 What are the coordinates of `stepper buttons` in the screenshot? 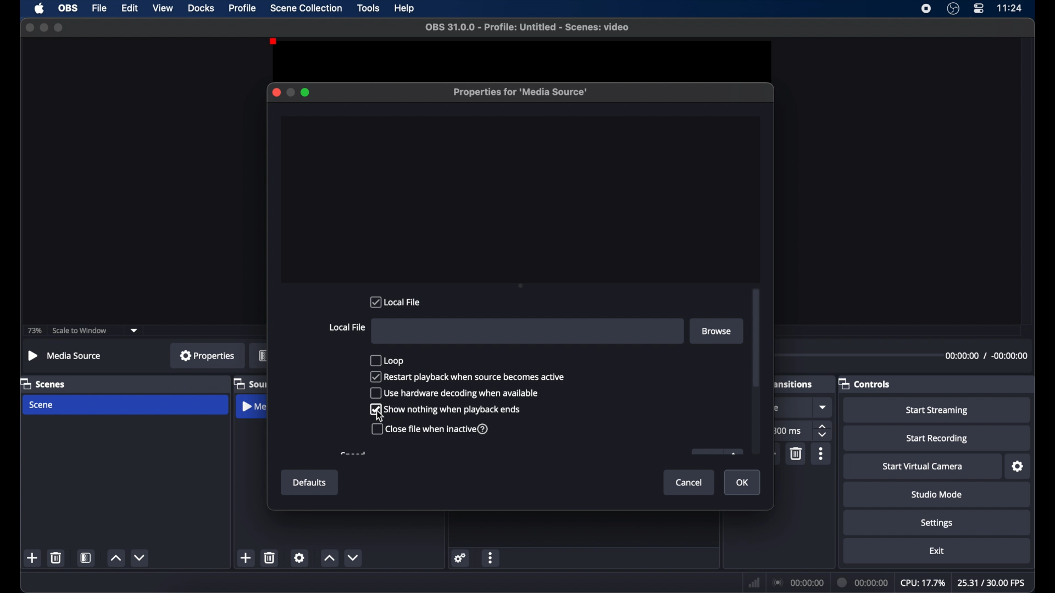 It's located at (823, 431).